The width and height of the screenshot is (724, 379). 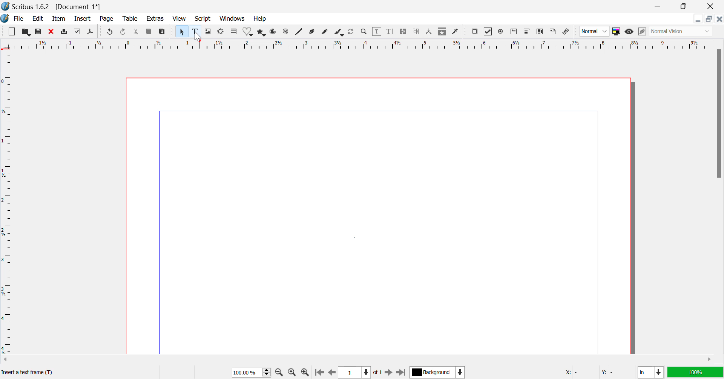 I want to click on New, so click(x=11, y=31).